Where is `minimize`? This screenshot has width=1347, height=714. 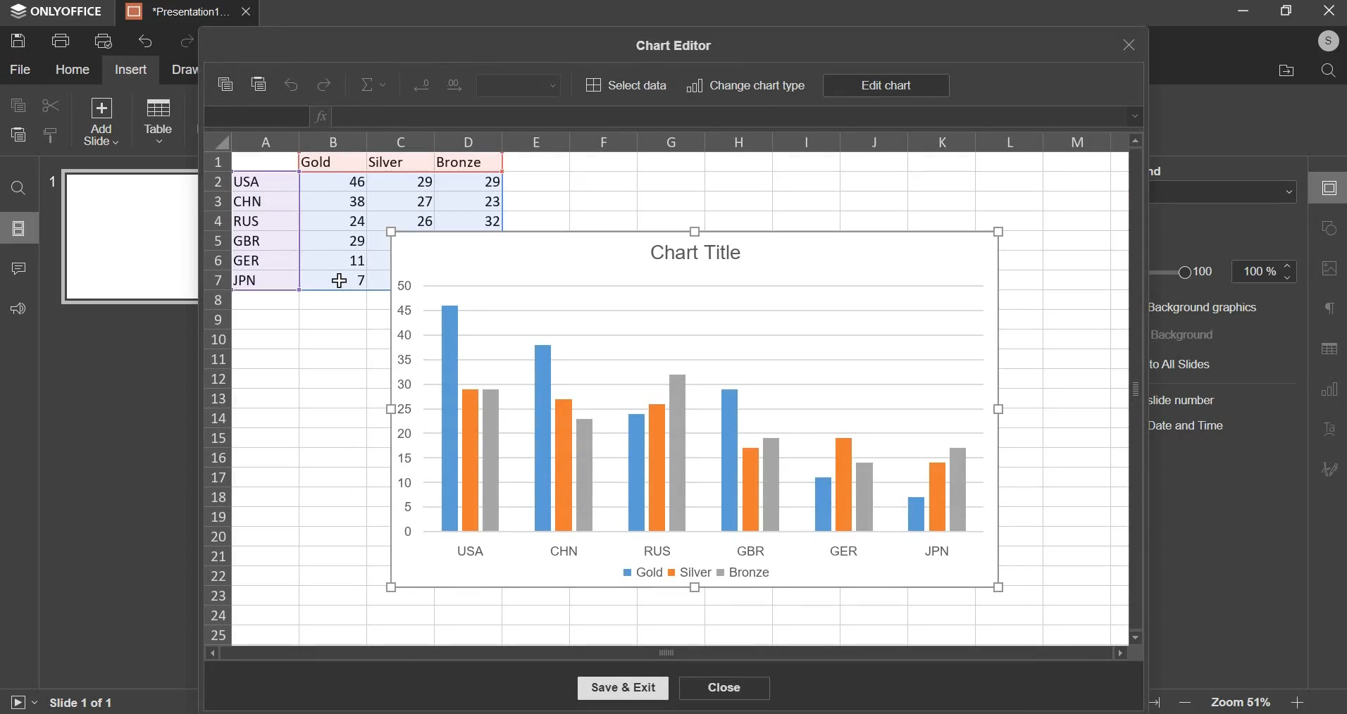 minimize is located at coordinates (1246, 9).